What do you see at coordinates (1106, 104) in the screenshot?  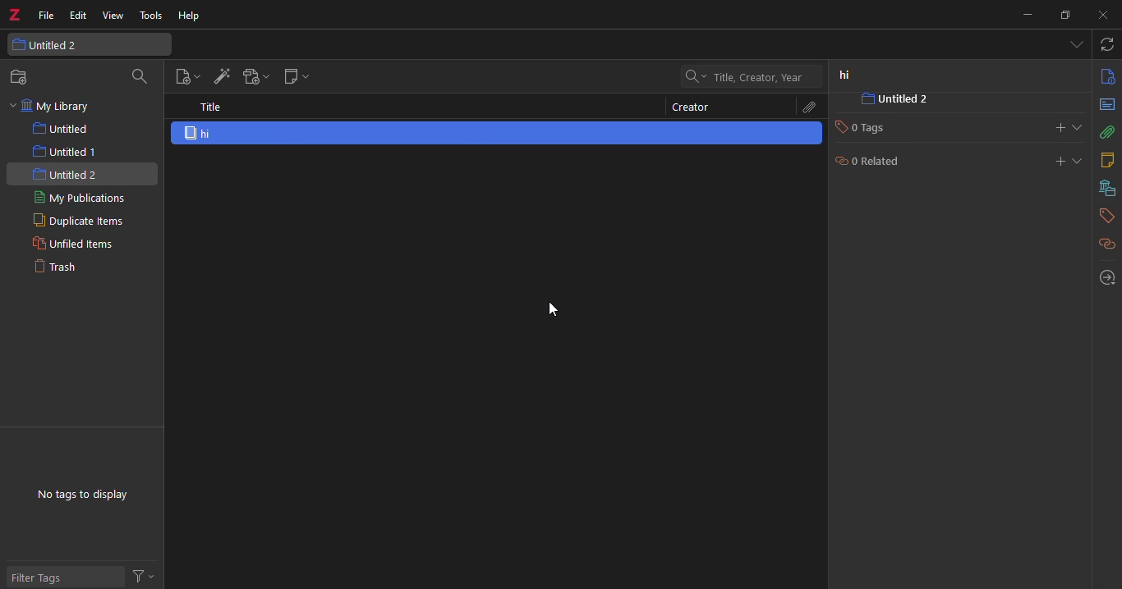 I see `abstract` at bounding box center [1106, 104].